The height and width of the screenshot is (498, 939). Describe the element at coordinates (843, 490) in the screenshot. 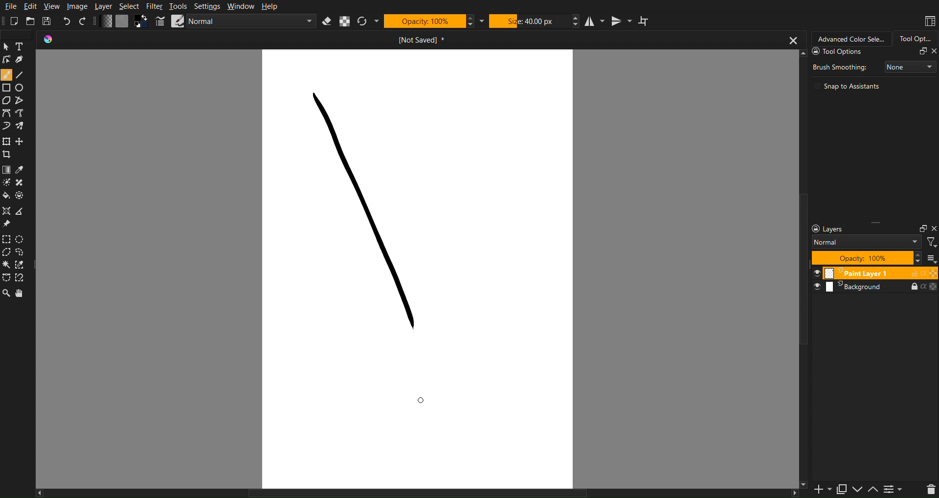

I see `Copy` at that location.